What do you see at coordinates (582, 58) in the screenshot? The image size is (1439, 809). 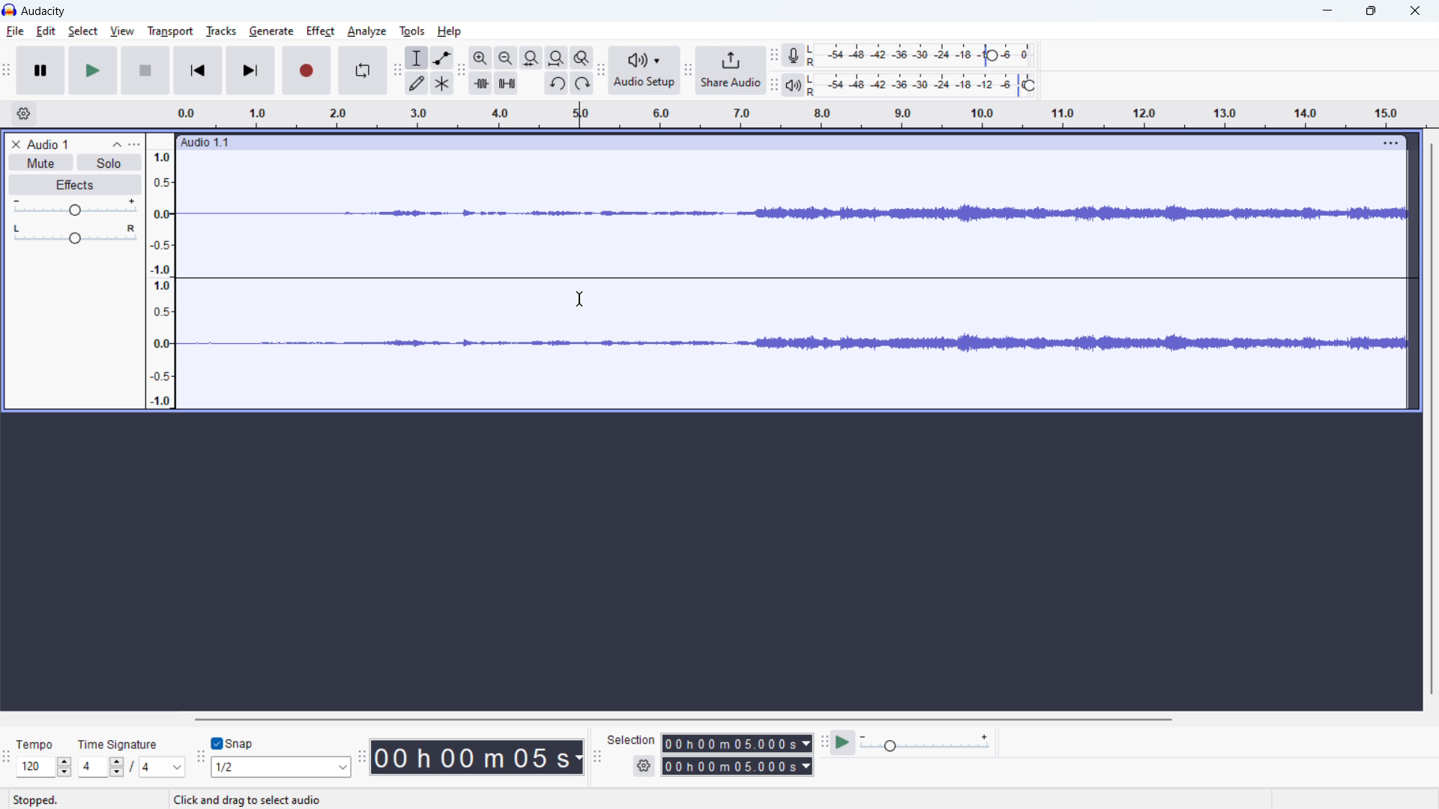 I see `toggle zoom` at bounding box center [582, 58].